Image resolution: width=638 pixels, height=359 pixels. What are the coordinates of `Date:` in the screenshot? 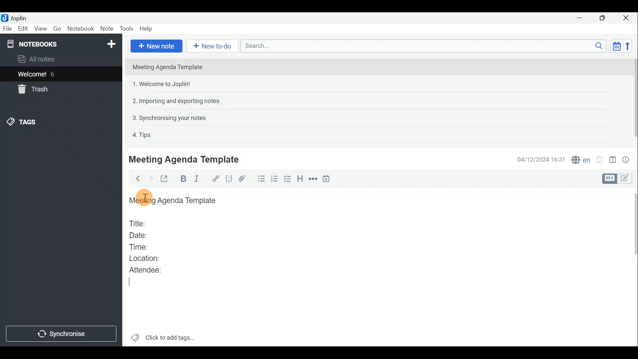 It's located at (144, 234).